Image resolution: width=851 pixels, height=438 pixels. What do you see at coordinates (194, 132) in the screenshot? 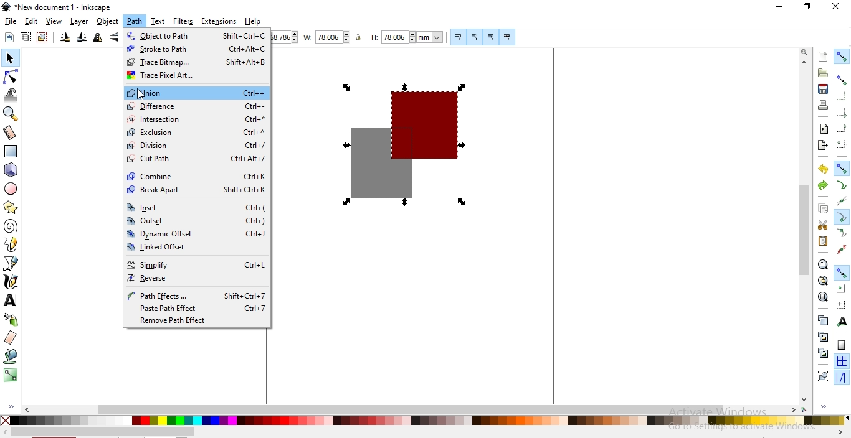
I see `exclusion` at bounding box center [194, 132].